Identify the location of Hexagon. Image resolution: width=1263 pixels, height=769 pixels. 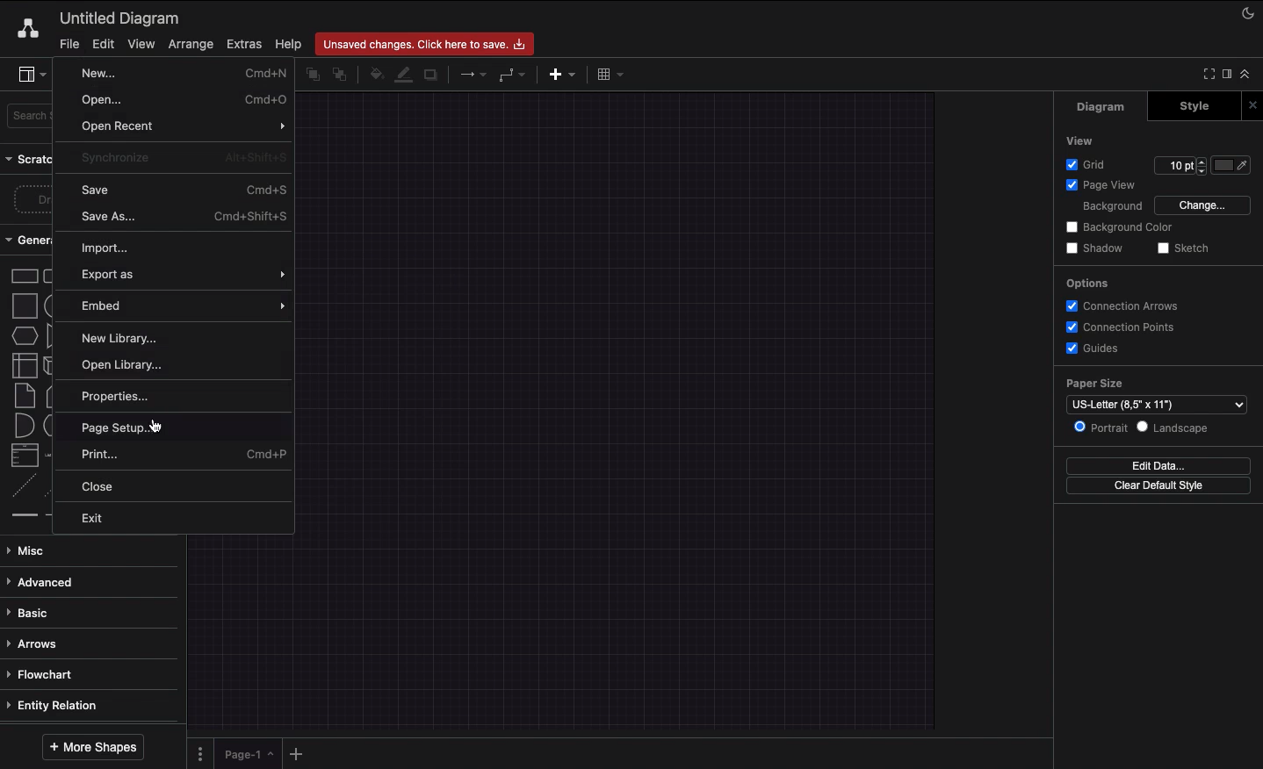
(24, 336).